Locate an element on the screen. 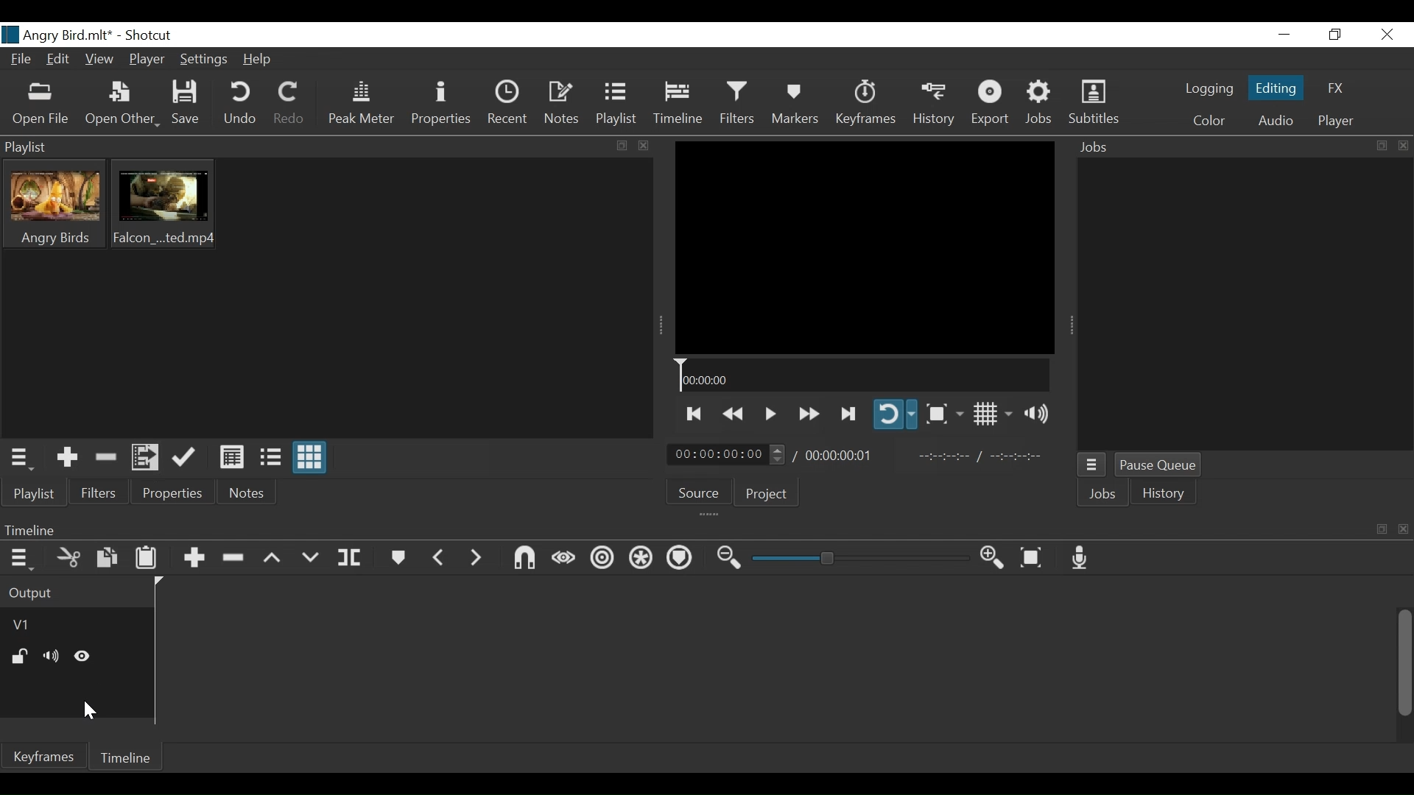 The image size is (1414, 795). Jobs Panel is located at coordinates (1244, 305).